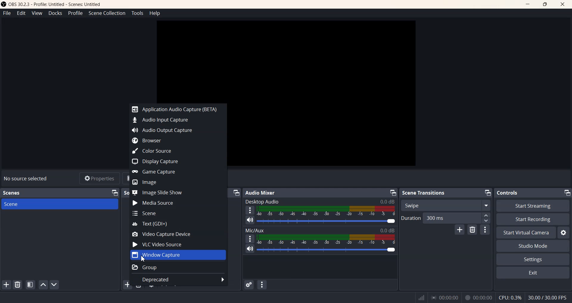  Describe the element at coordinates (525, 233) in the screenshot. I see `Start Virtual Camera` at that location.